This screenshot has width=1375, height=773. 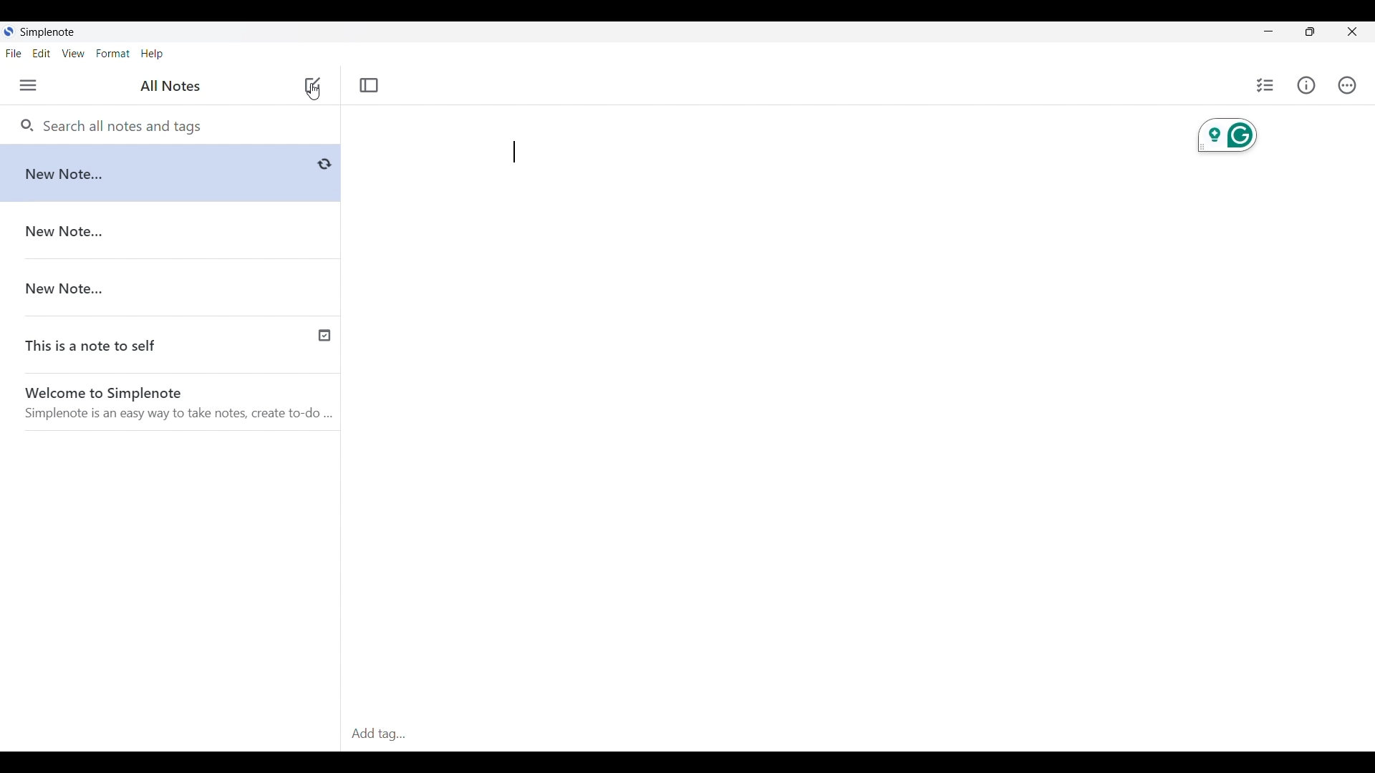 What do you see at coordinates (121, 123) in the screenshot?
I see `Search all notes and tags` at bounding box center [121, 123].